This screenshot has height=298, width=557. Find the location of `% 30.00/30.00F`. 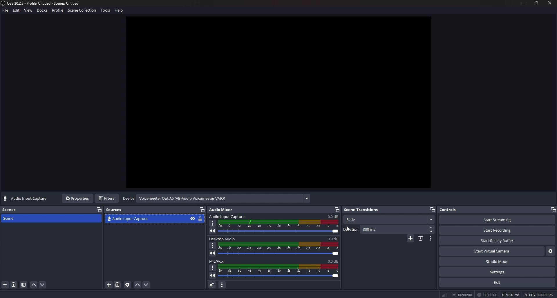

% 30.00/30.00F is located at coordinates (540, 295).